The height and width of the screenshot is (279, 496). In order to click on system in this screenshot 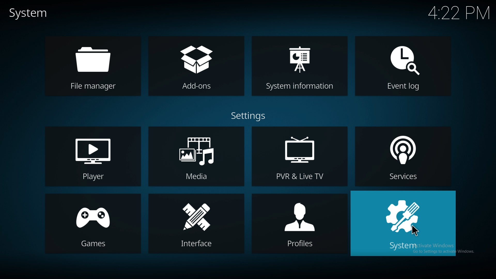, I will do `click(402, 223)`.